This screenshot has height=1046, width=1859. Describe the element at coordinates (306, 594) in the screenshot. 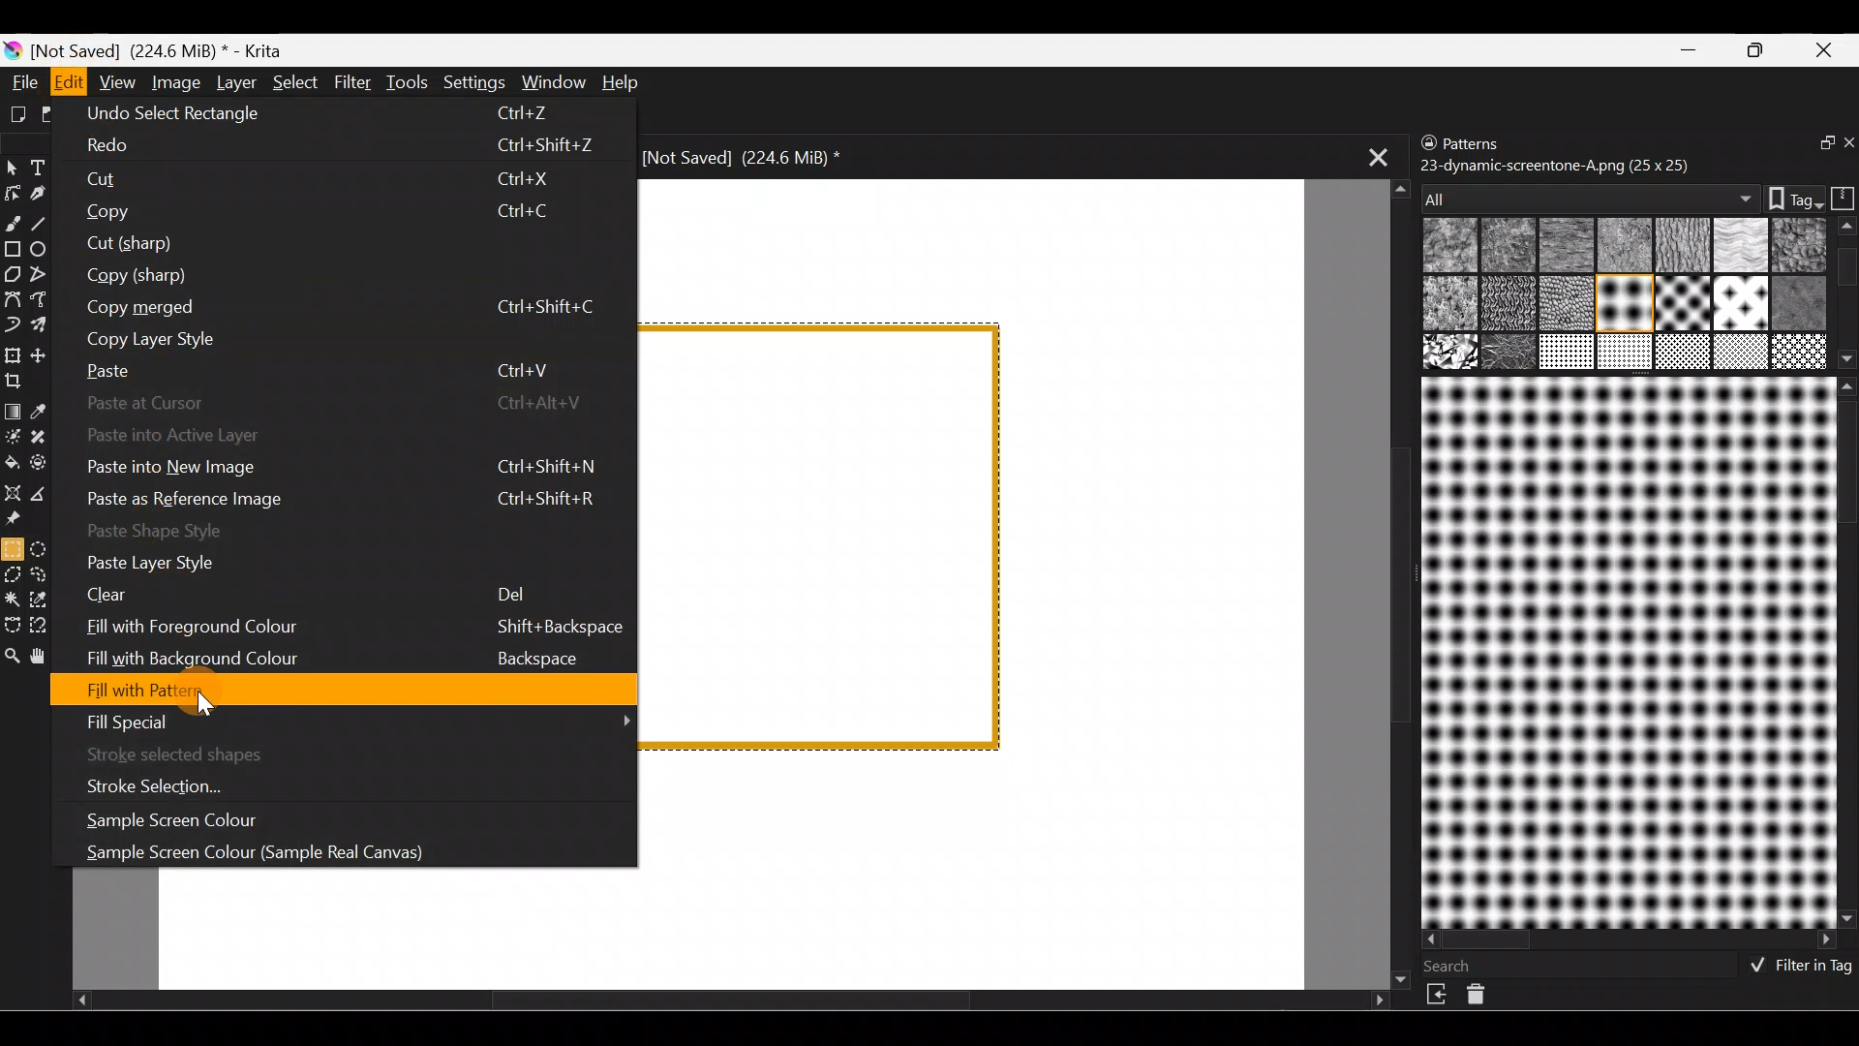

I see `Clear` at that location.